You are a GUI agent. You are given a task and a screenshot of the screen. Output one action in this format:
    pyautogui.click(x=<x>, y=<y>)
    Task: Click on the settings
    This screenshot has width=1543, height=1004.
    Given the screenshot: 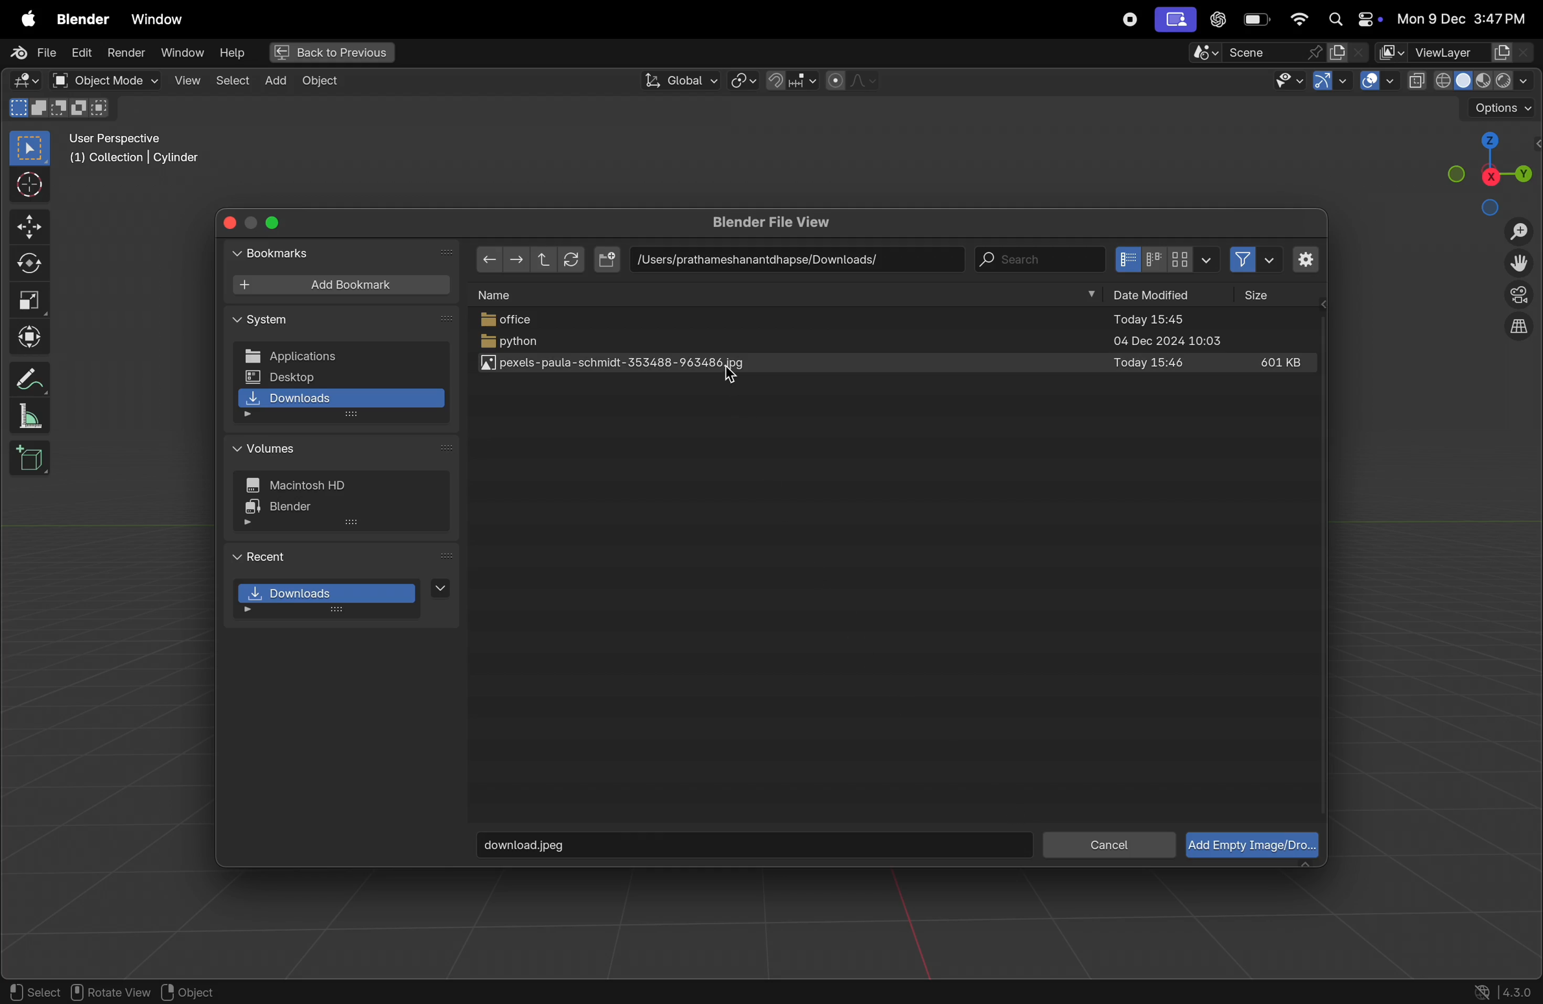 What is the action you would take?
    pyautogui.click(x=1304, y=259)
    